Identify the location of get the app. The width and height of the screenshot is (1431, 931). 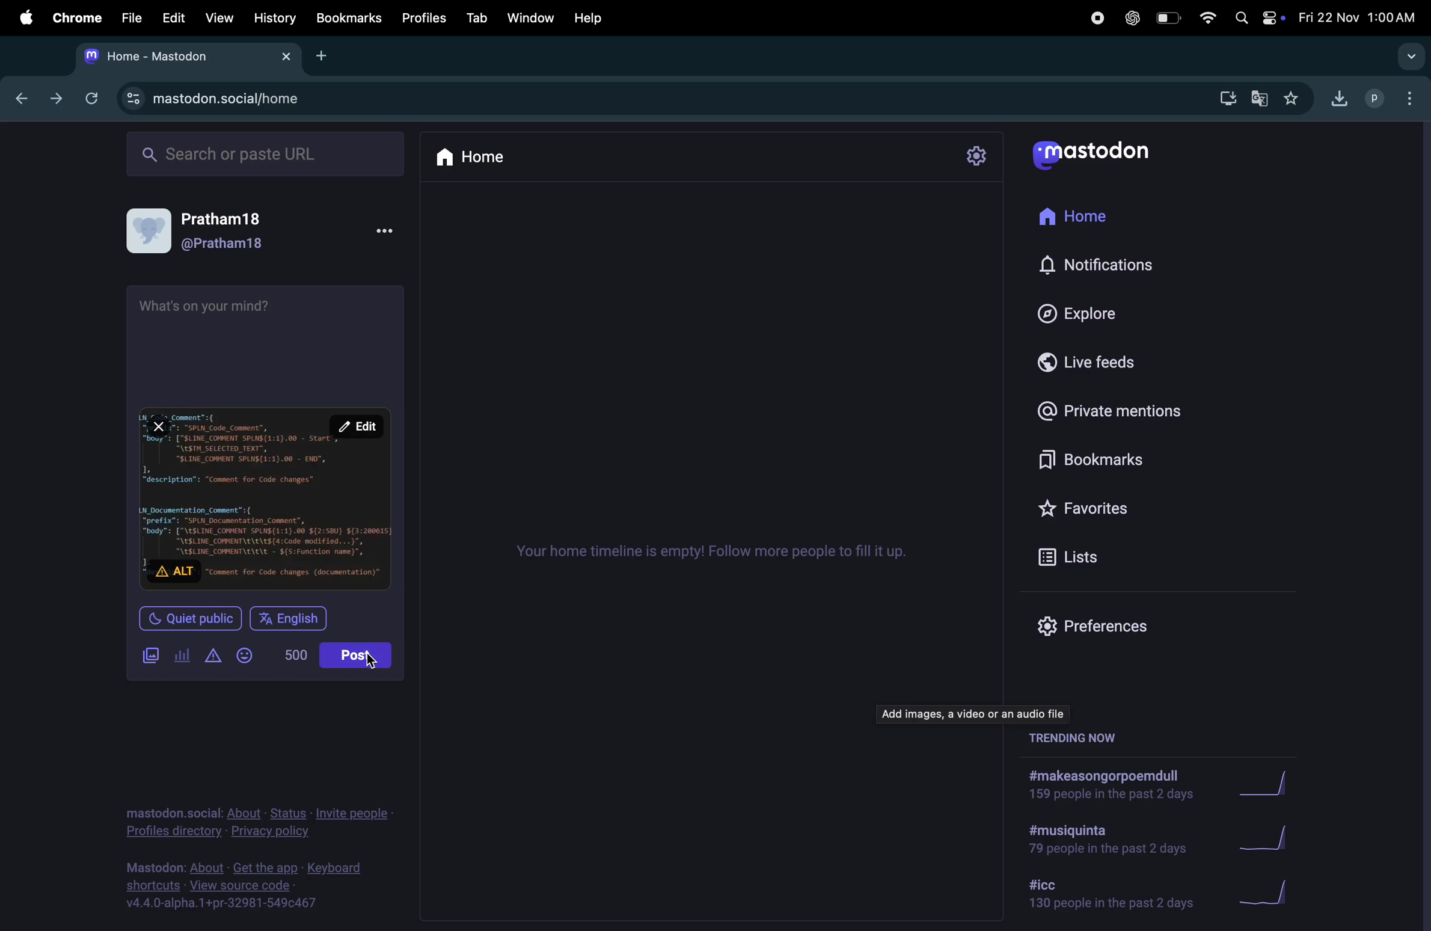
(268, 867).